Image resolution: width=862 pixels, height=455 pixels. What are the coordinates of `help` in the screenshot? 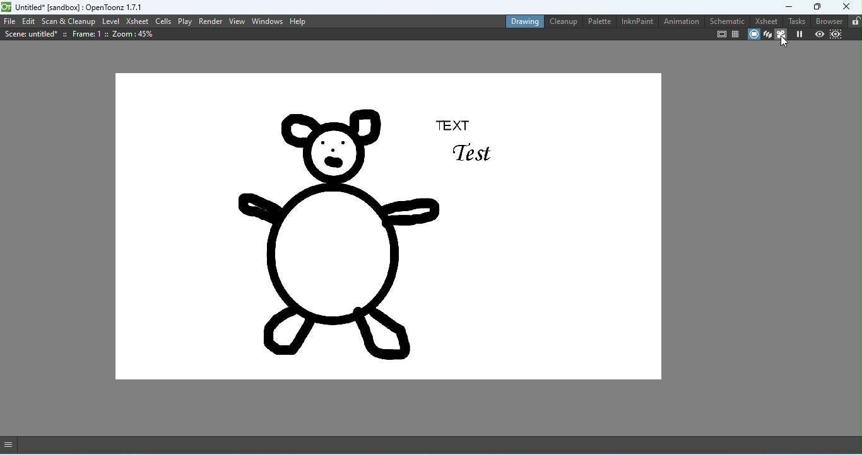 It's located at (298, 21).